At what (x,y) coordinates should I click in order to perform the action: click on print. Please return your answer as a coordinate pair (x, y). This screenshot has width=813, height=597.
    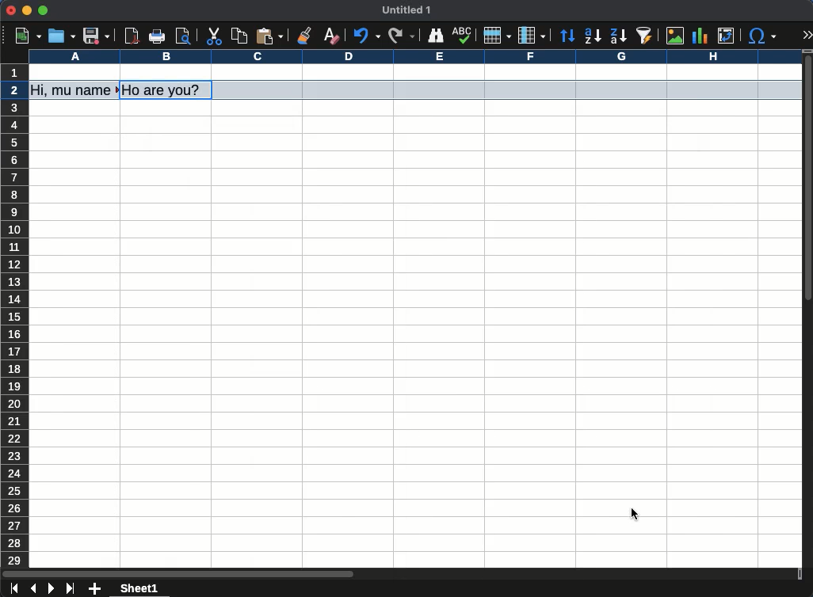
    Looking at the image, I should click on (158, 36).